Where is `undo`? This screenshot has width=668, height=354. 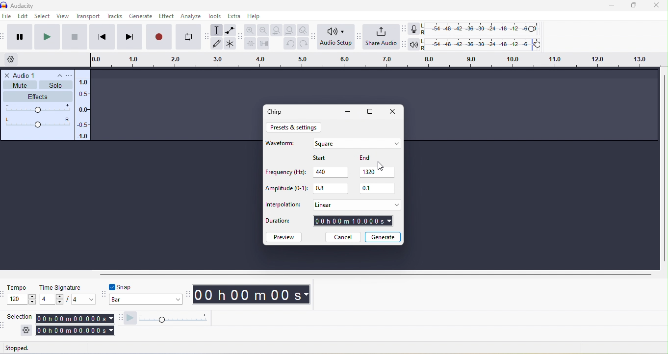
undo is located at coordinates (289, 44).